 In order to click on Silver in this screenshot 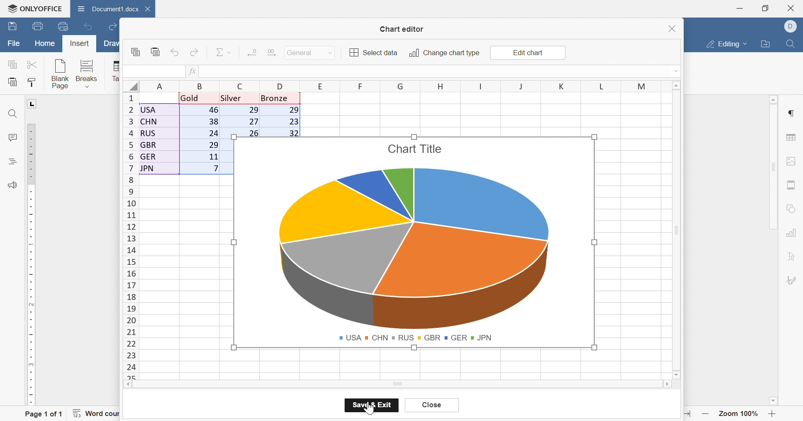, I will do `click(233, 99)`.